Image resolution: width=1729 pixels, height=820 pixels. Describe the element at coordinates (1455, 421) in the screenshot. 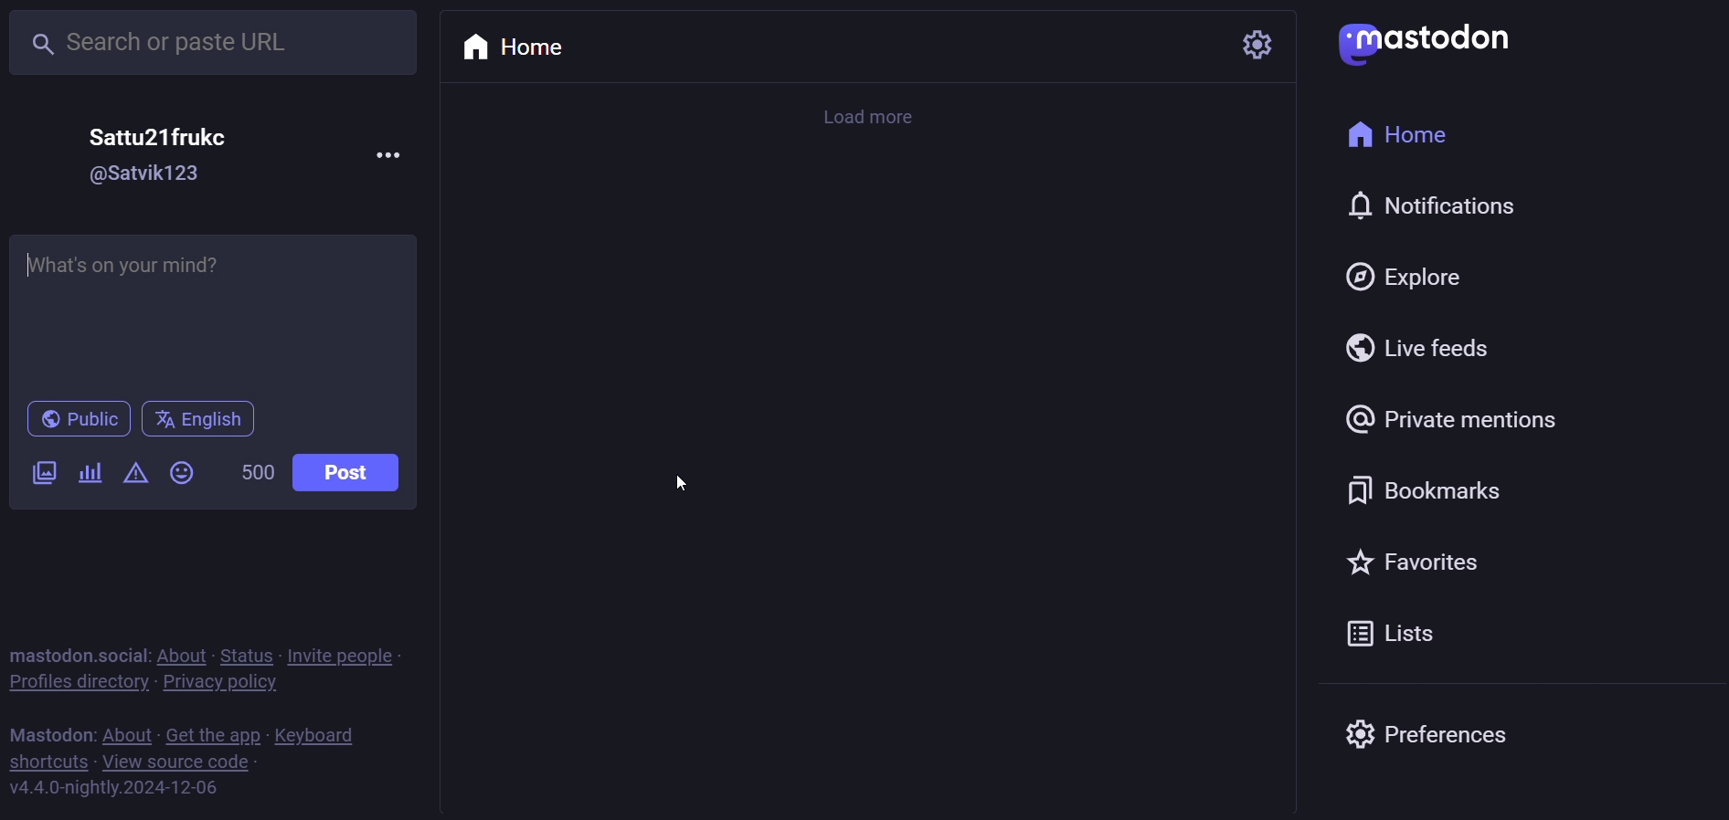

I see `private mention` at that location.